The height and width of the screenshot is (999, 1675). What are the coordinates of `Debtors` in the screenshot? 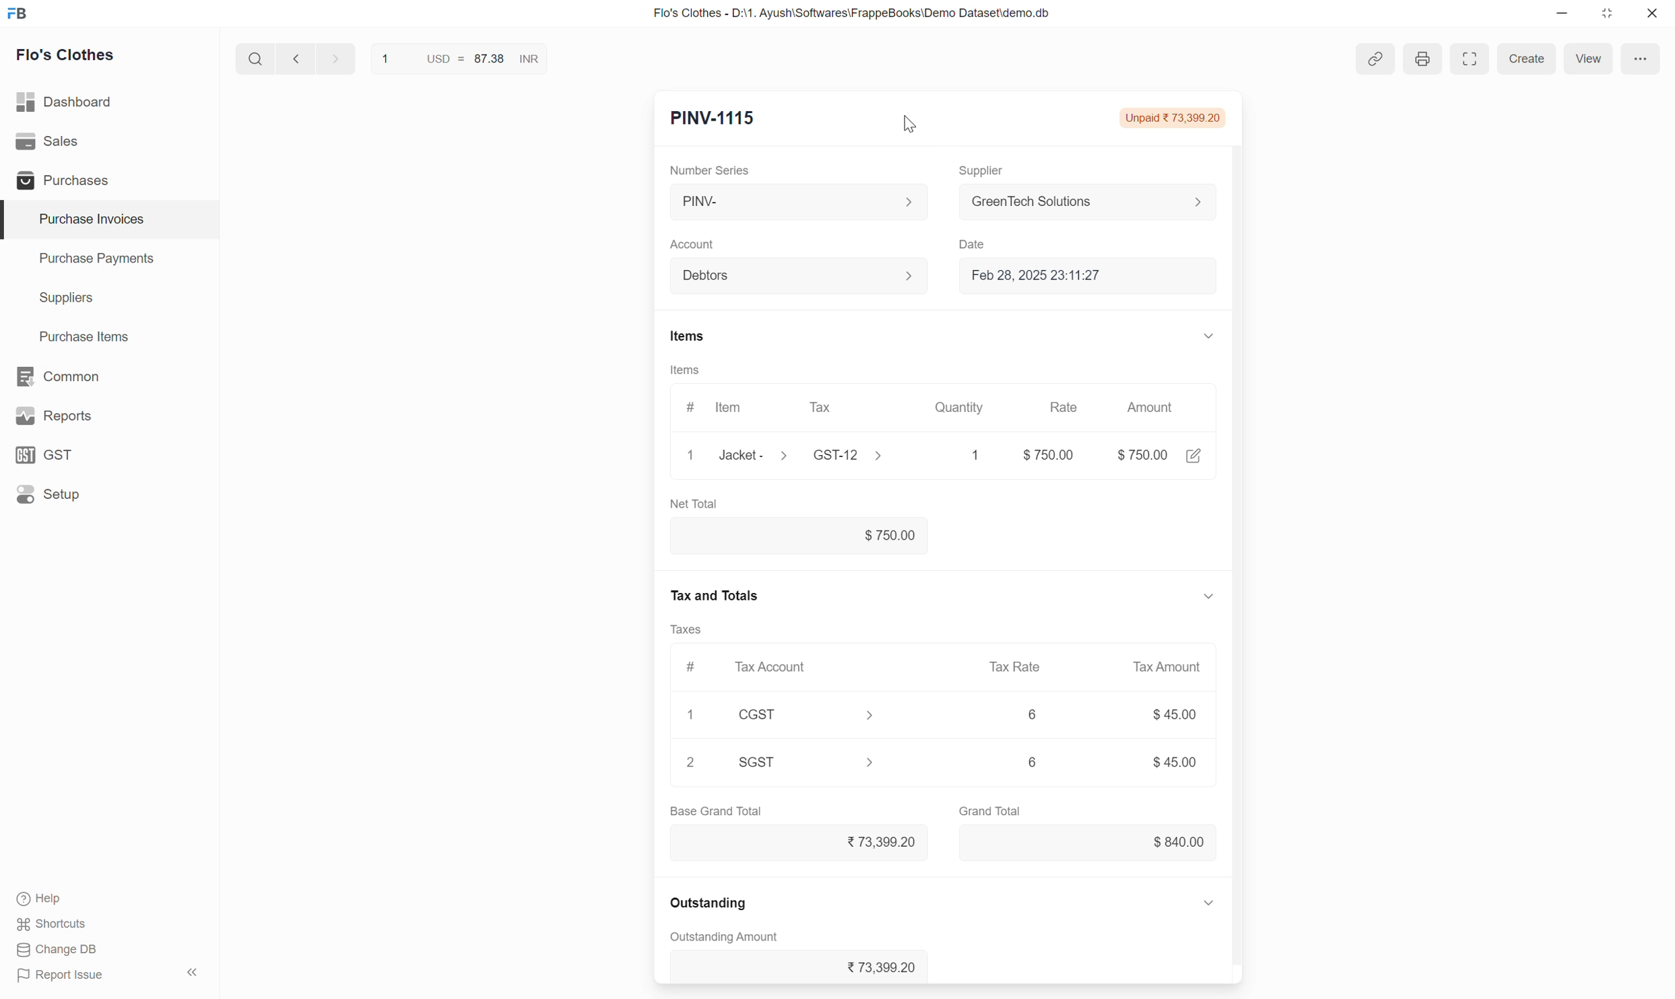 It's located at (785, 276).